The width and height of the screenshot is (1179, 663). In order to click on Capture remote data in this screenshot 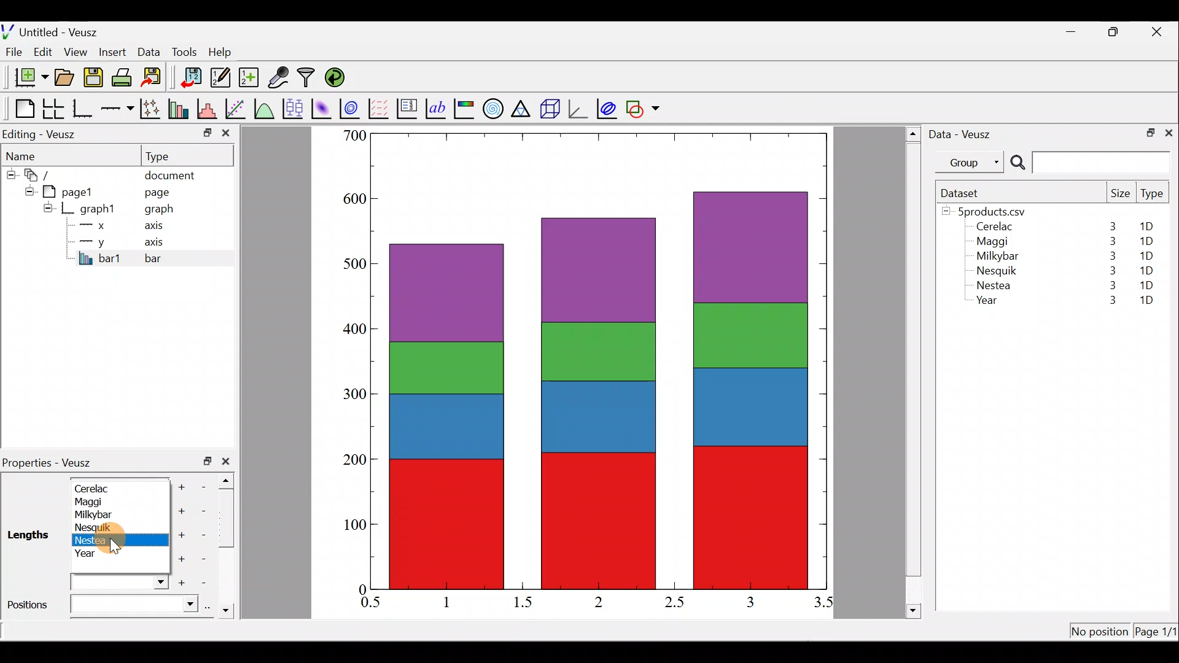, I will do `click(279, 78)`.